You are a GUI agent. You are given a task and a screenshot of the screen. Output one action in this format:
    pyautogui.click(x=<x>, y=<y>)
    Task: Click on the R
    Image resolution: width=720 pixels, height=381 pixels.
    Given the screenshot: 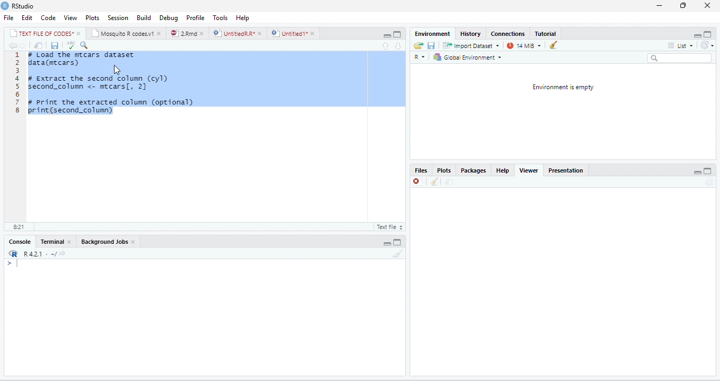 What is the action you would take?
    pyautogui.click(x=421, y=57)
    